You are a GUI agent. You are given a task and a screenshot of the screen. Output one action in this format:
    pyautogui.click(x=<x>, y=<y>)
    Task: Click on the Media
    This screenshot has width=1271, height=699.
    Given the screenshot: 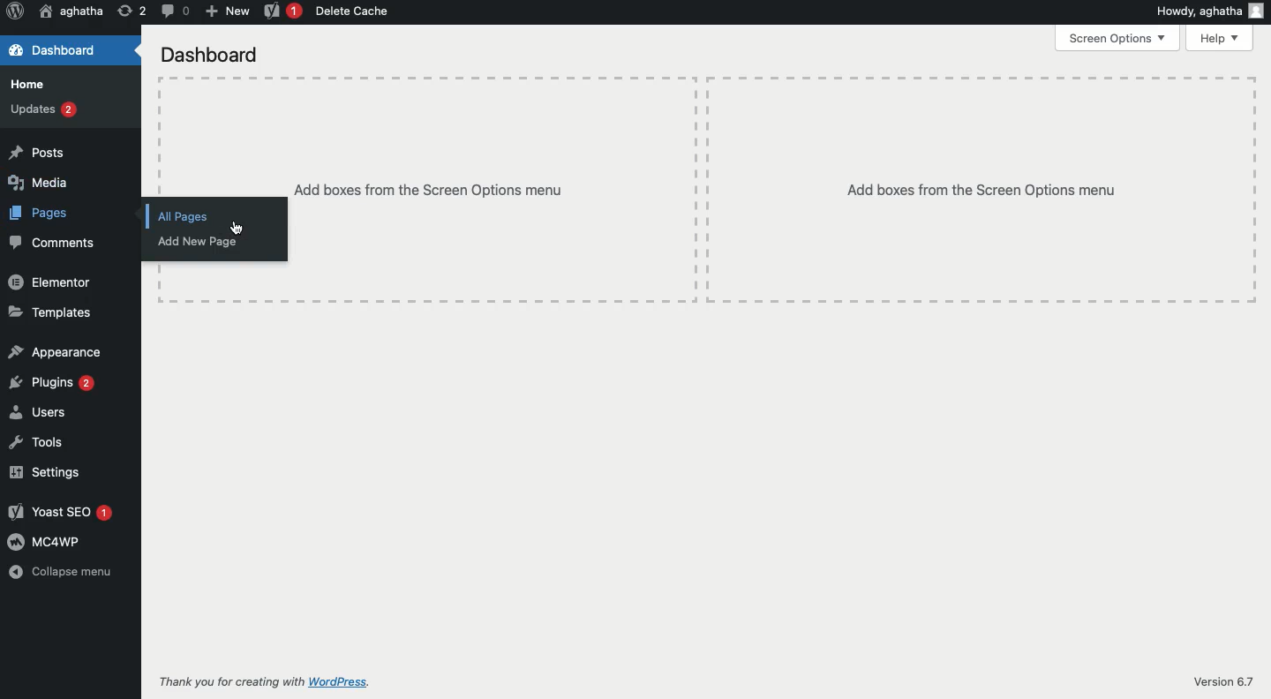 What is the action you would take?
    pyautogui.click(x=38, y=184)
    